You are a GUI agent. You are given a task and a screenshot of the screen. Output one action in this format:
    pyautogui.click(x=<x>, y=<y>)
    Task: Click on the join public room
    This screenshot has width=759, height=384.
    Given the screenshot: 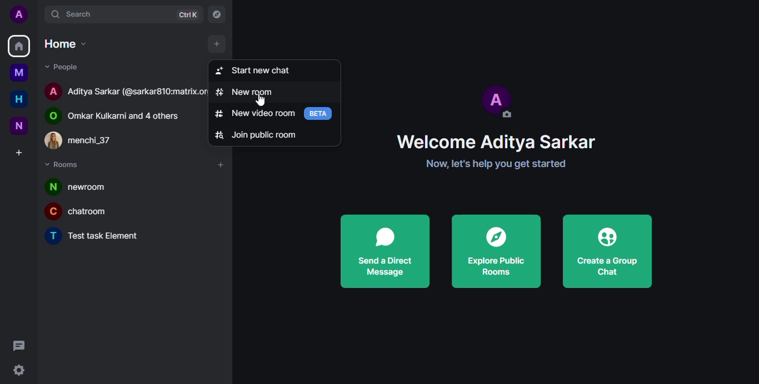 What is the action you would take?
    pyautogui.click(x=258, y=134)
    